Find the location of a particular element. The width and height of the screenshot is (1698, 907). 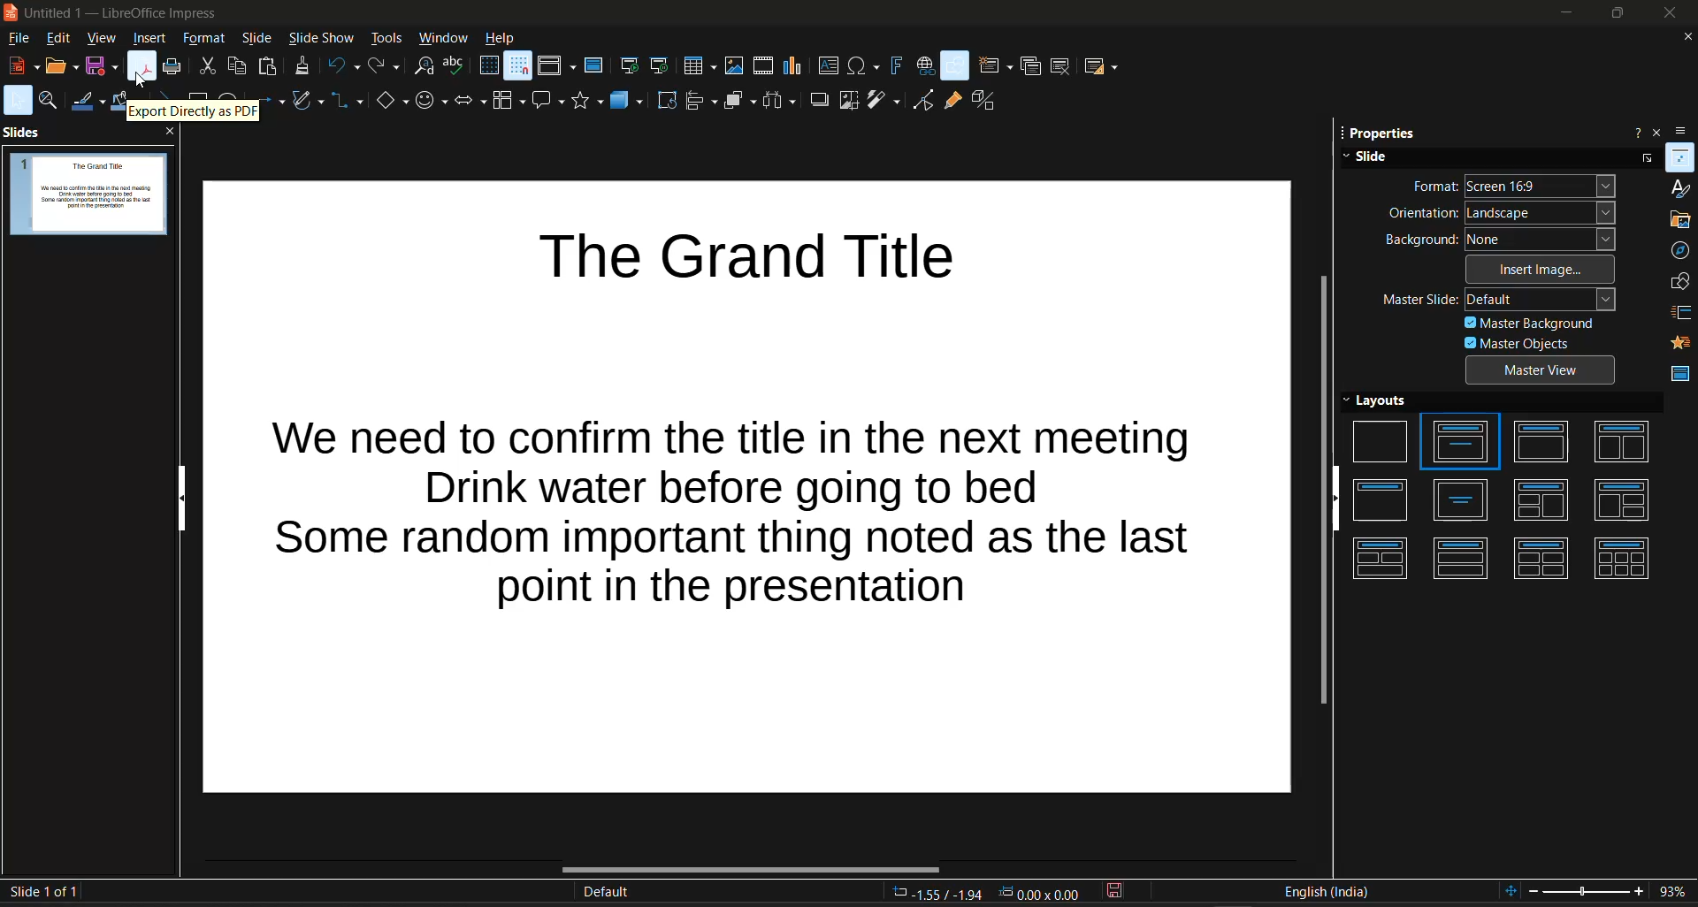

close is located at coordinates (1671, 13).